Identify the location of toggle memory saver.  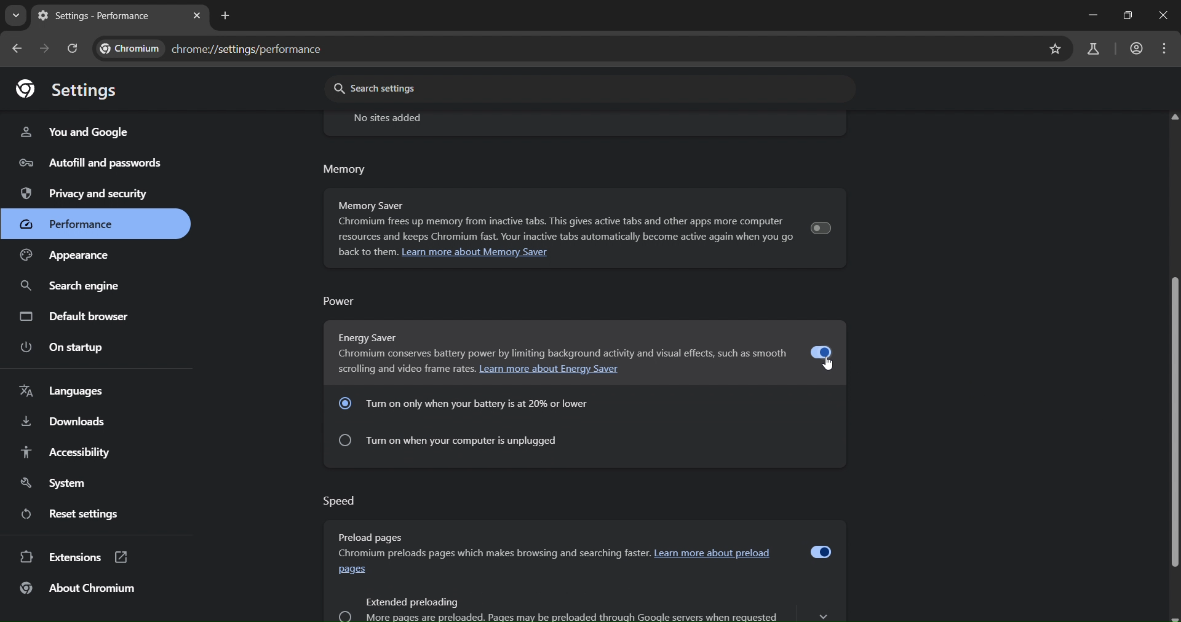
(822, 224).